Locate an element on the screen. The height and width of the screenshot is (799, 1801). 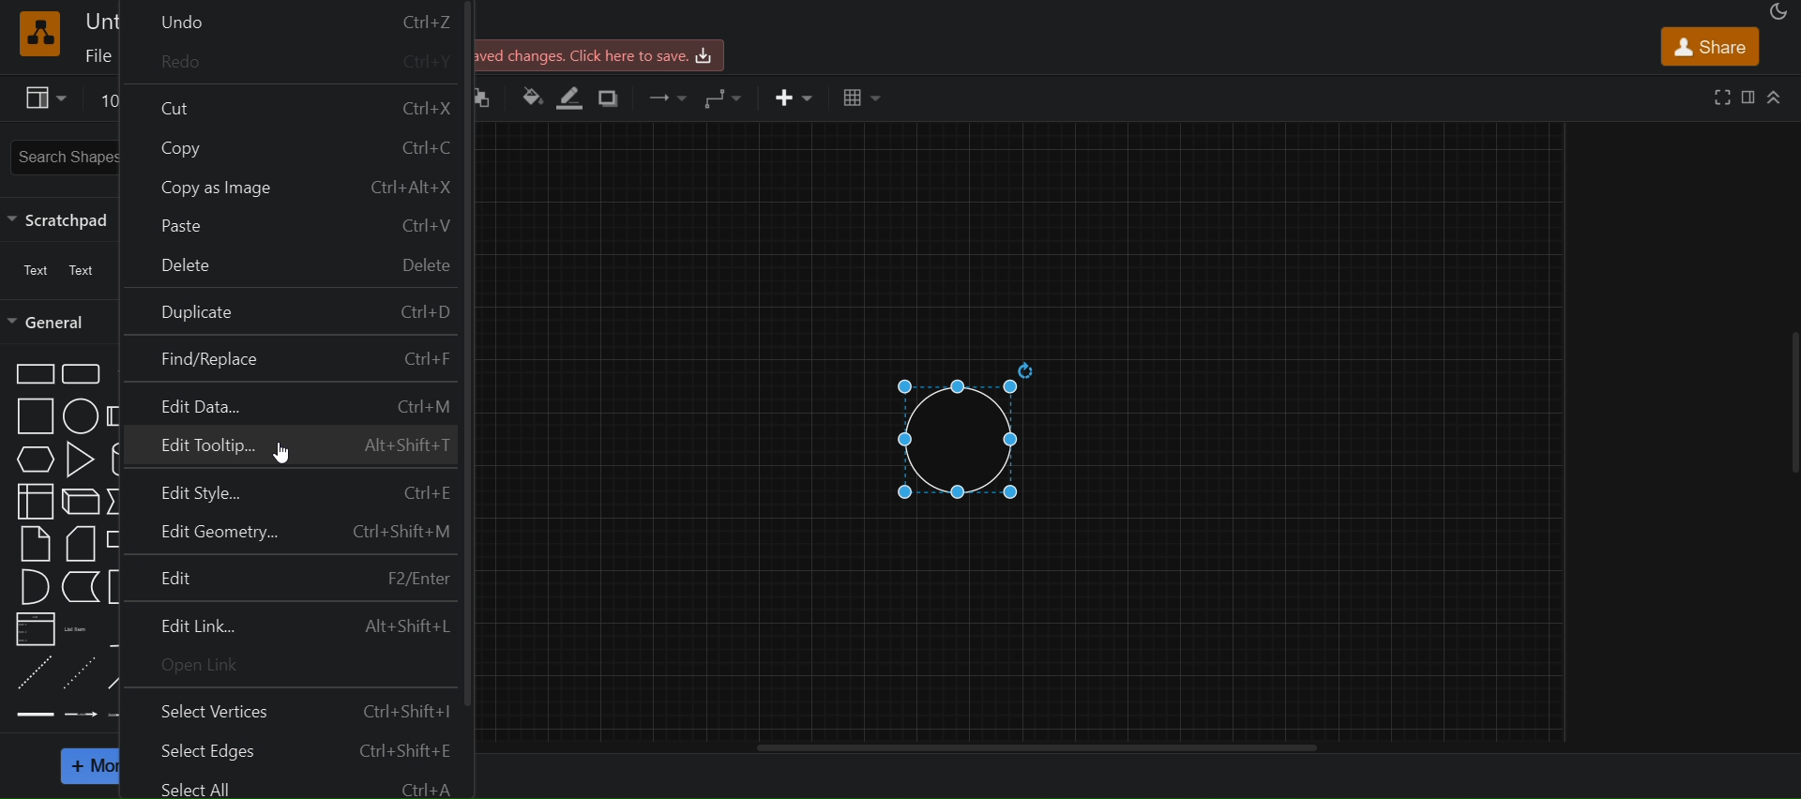
share is located at coordinates (1707, 45).